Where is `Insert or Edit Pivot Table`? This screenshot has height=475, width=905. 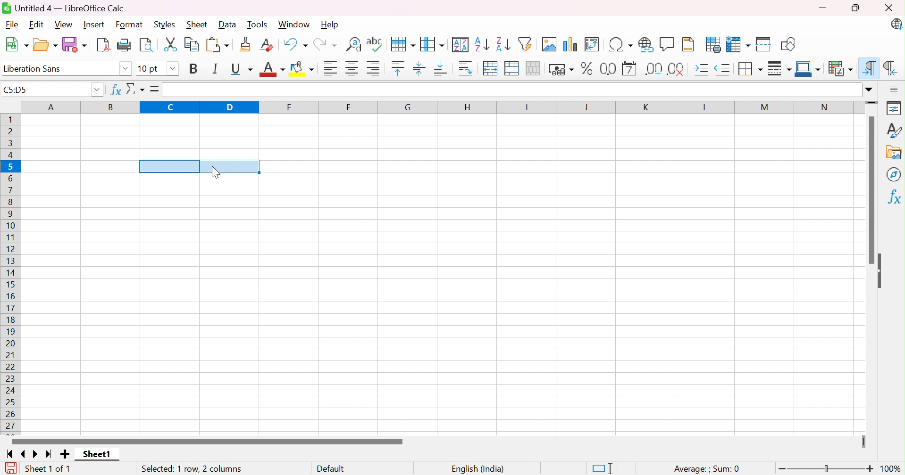 Insert or Edit Pivot Table is located at coordinates (593, 44).